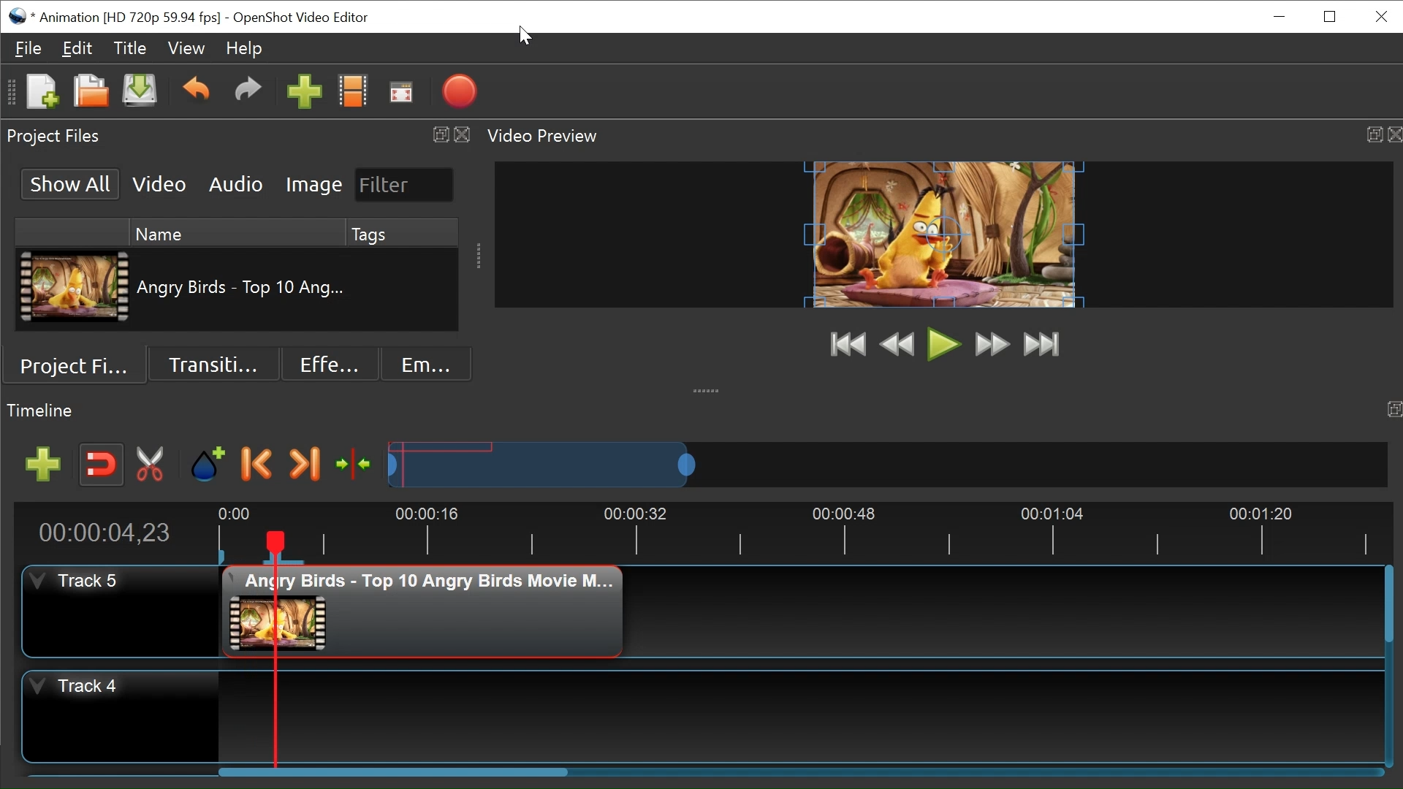  Describe the element at coordinates (354, 90) in the screenshot. I see `Choose Files` at that location.